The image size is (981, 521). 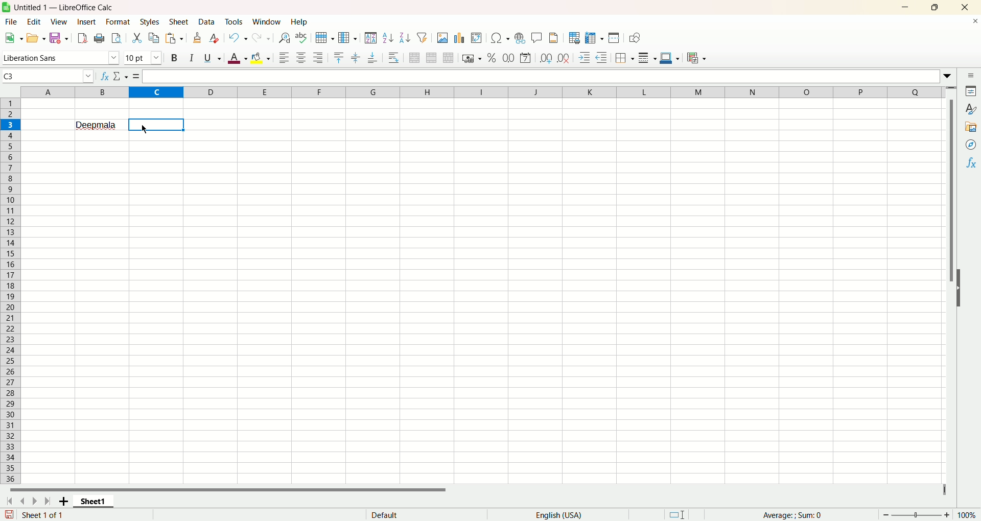 What do you see at coordinates (9, 514) in the screenshot?
I see `save` at bounding box center [9, 514].